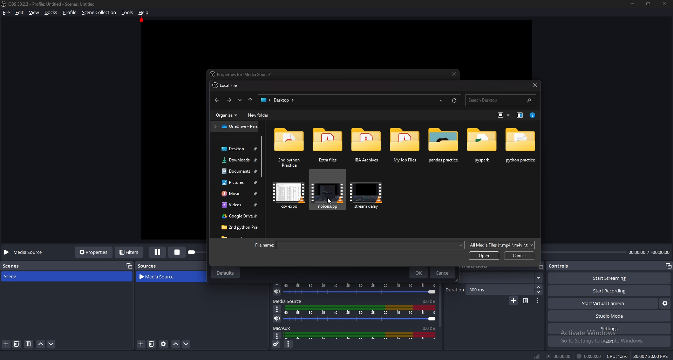 This screenshot has height=360, width=673. Describe the element at coordinates (7, 344) in the screenshot. I see `add scene` at that location.